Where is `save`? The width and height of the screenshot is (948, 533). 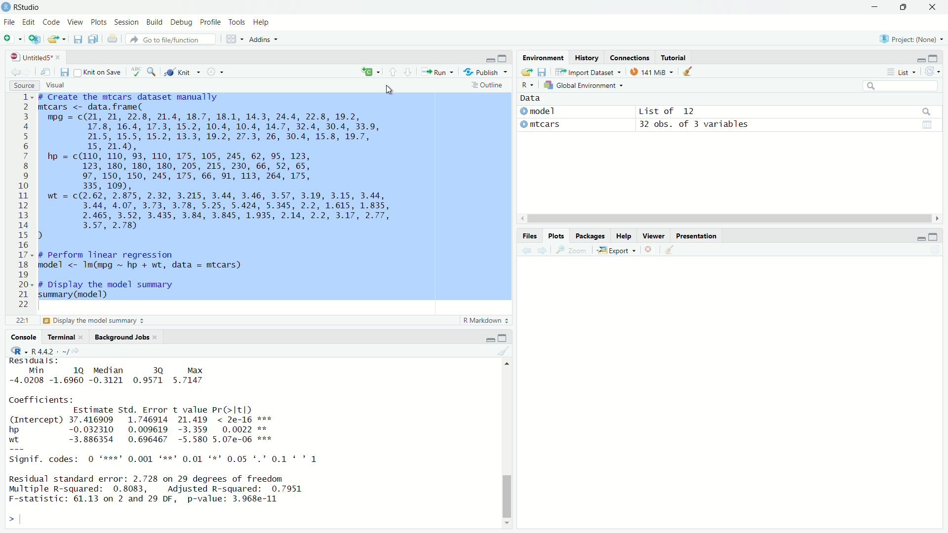 save is located at coordinates (79, 38).